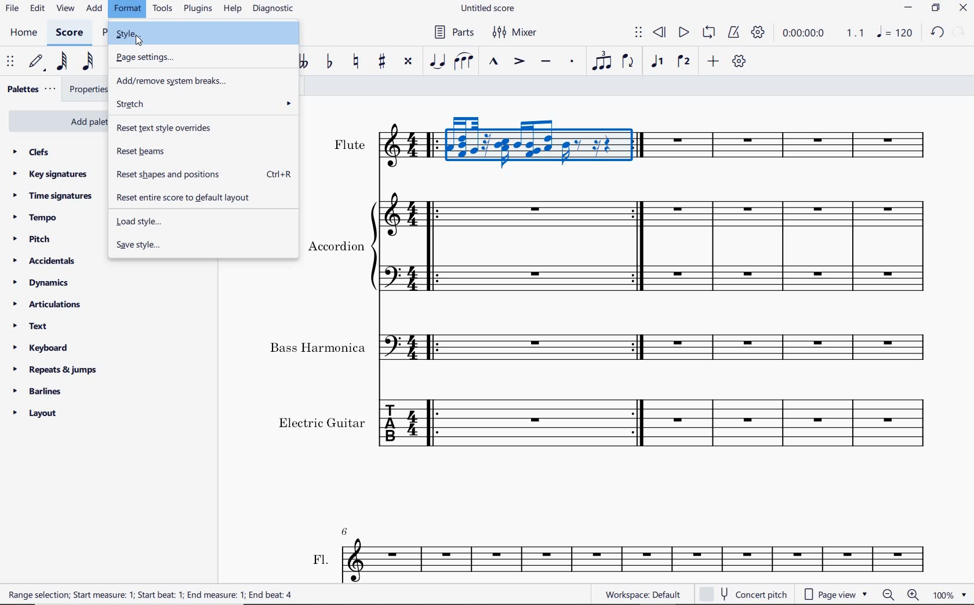 This screenshot has width=974, height=605. Describe the element at coordinates (950, 594) in the screenshot. I see `ZOOM FACTOR` at that location.